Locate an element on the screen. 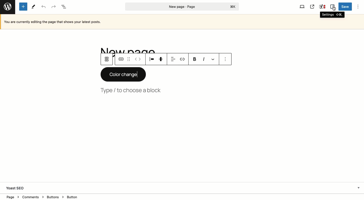 The width and height of the screenshot is (364, 200). Tools is located at coordinates (34, 7).